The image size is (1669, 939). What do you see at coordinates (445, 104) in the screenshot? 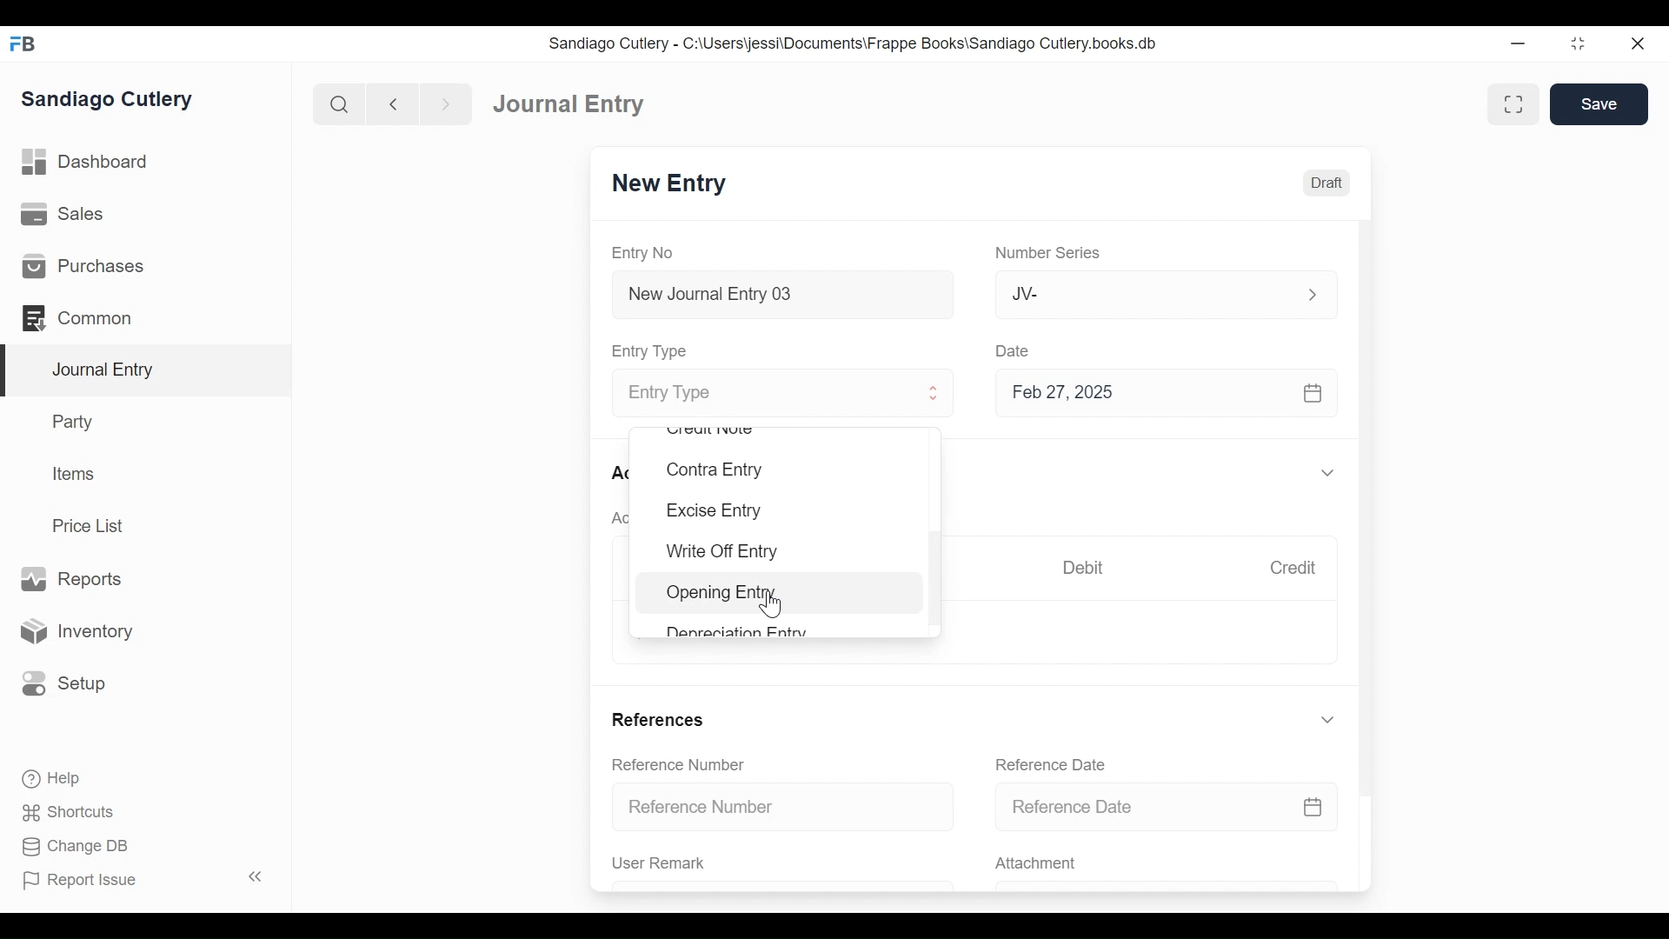
I see `Navigate forward` at bounding box center [445, 104].